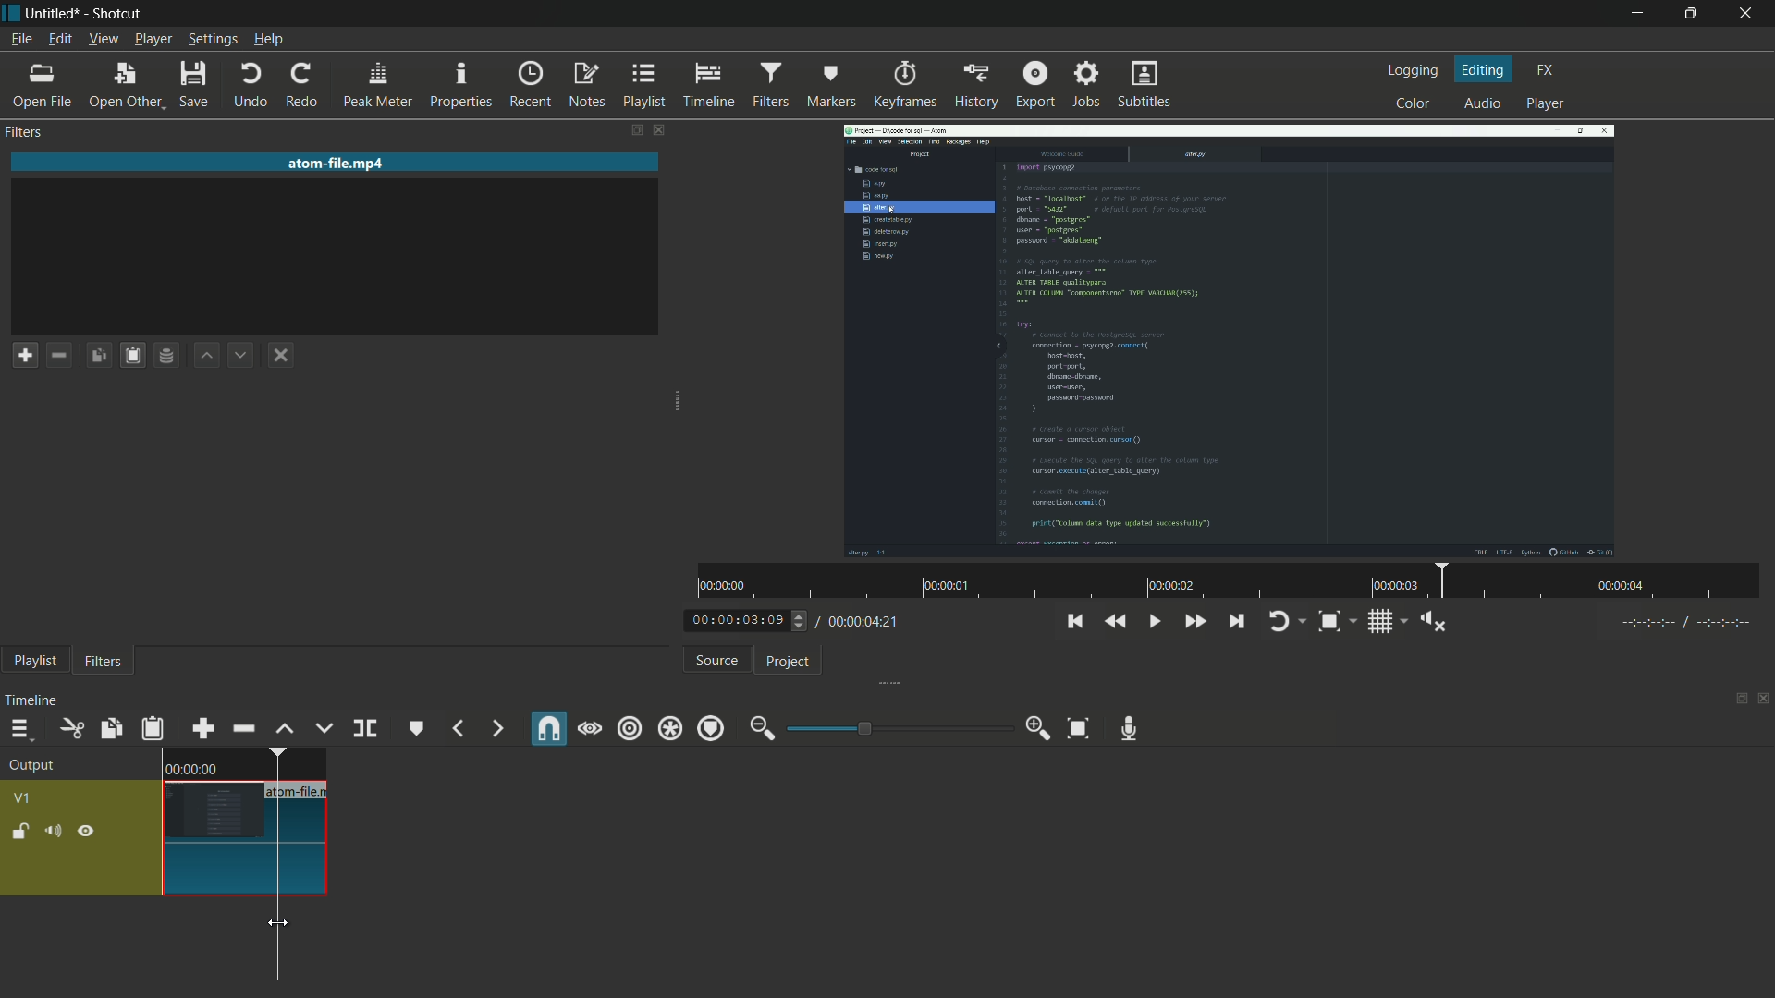 This screenshot has width=1775, height=998. Describe the element at coordinates (12, 18) in the screenshot. I see `app icon` at that location.